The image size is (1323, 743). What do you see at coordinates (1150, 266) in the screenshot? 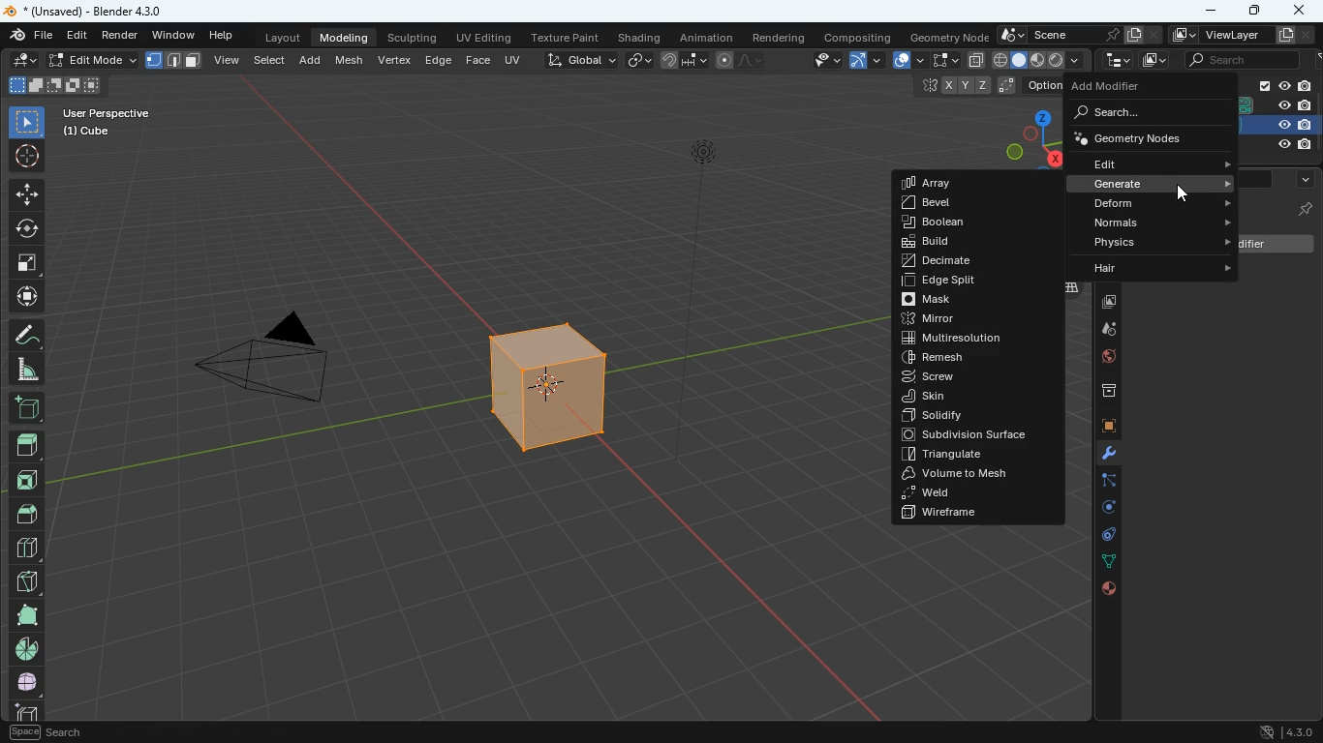
I see `hair` at bounding box center [1150, 266].